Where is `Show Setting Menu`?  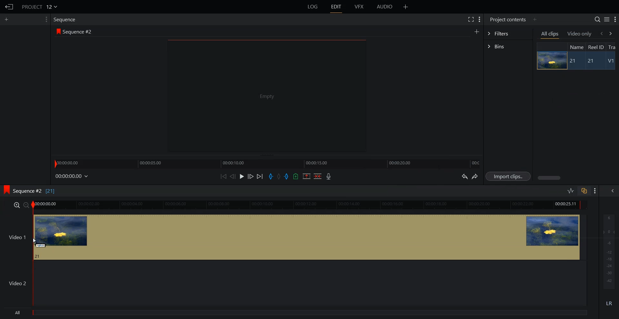 Show Setting Menu is located at coordinates (595, 191).